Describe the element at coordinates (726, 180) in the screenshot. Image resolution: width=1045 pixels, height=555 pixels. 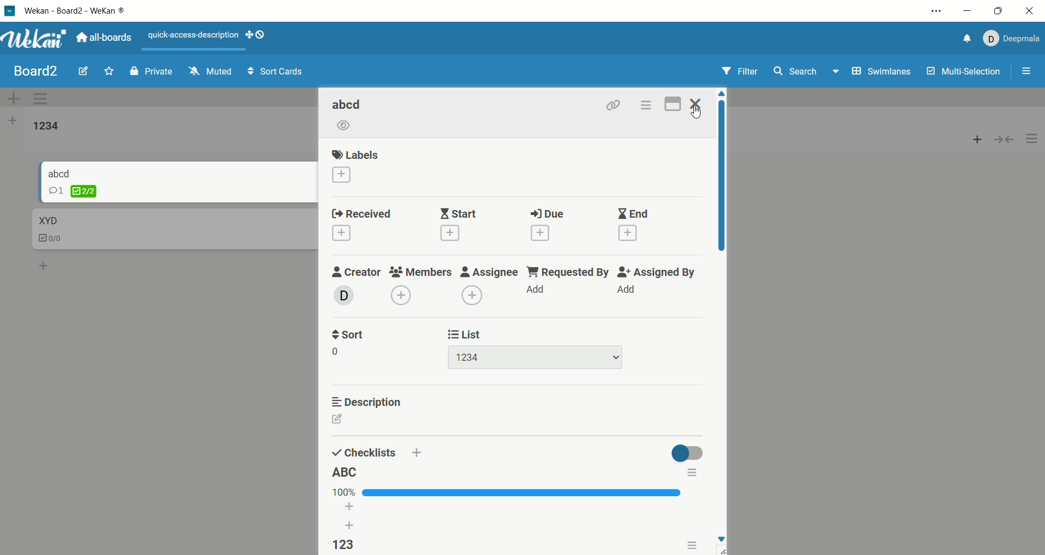
I see `vertical scroll bar` at that location.